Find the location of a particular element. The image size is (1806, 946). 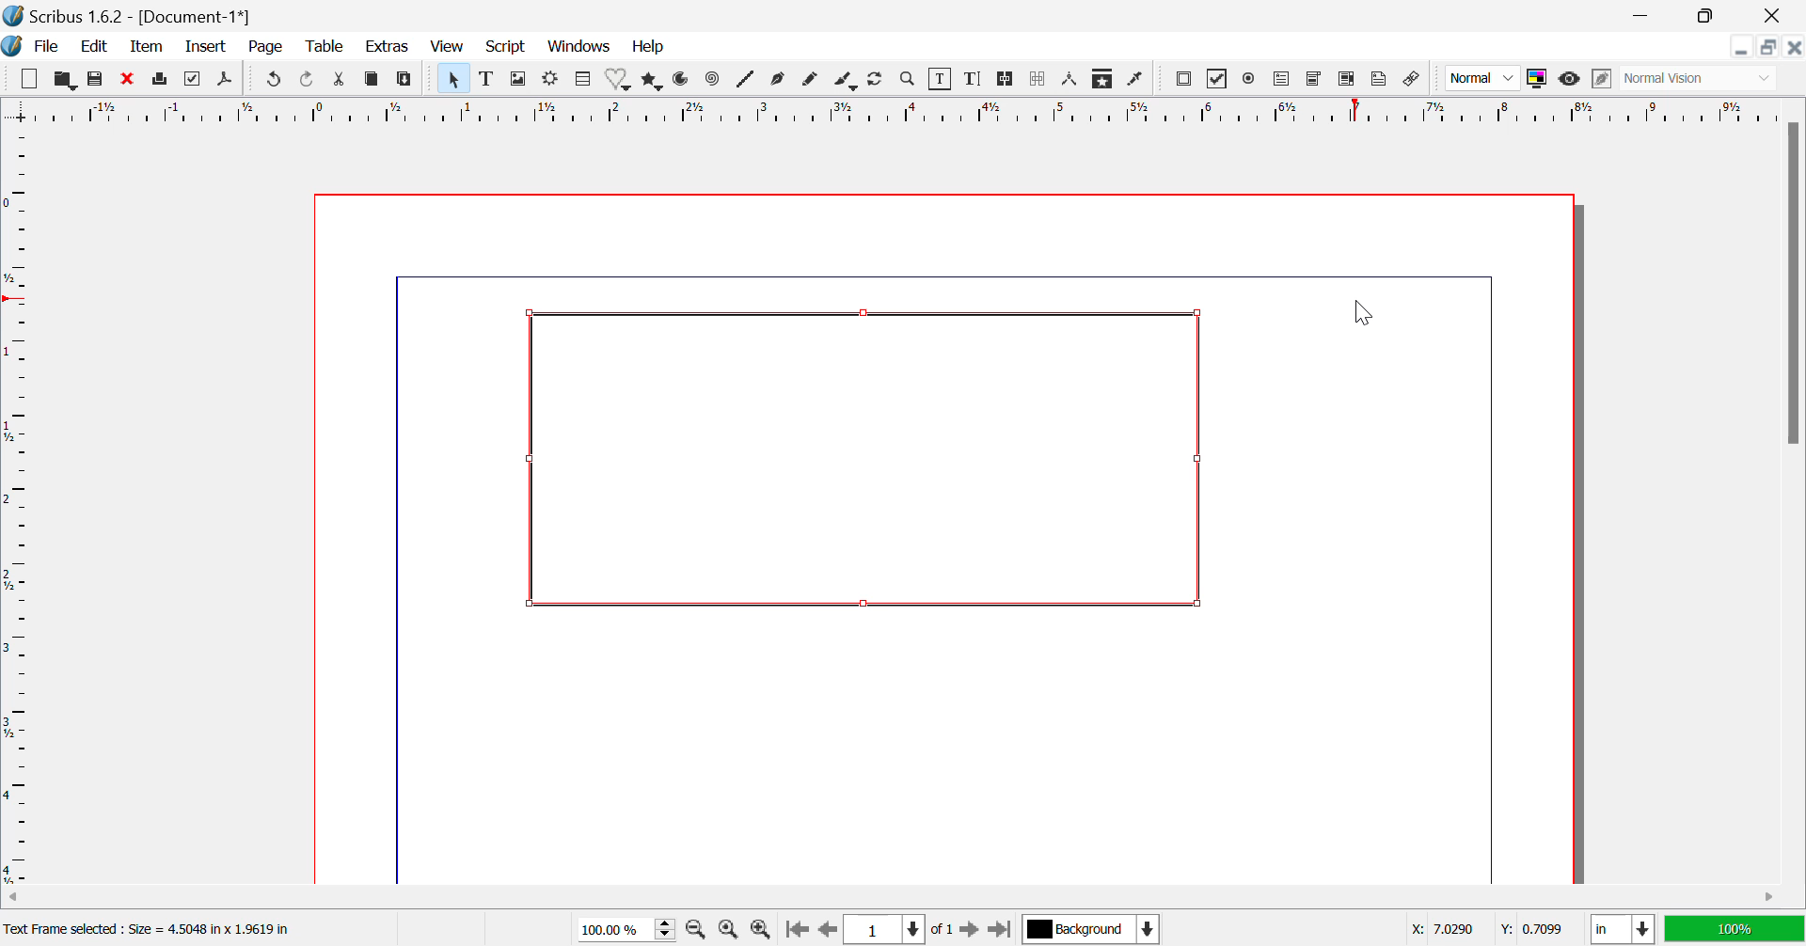

Preview Mode is located at coordinates (1570, 81).